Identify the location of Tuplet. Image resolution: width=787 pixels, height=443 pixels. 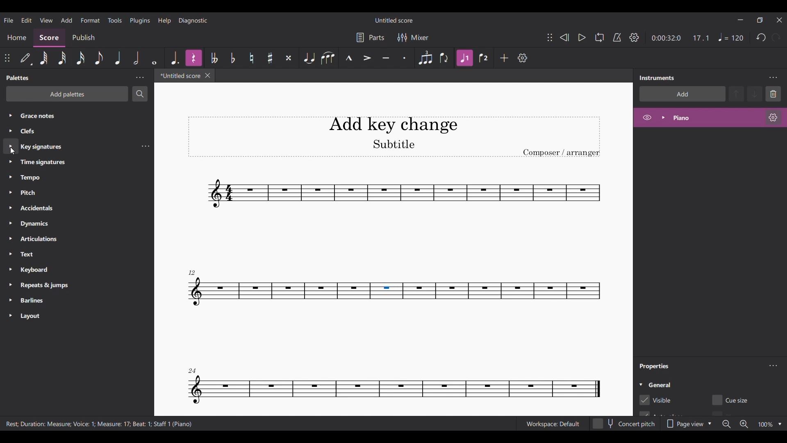
(425, 58).